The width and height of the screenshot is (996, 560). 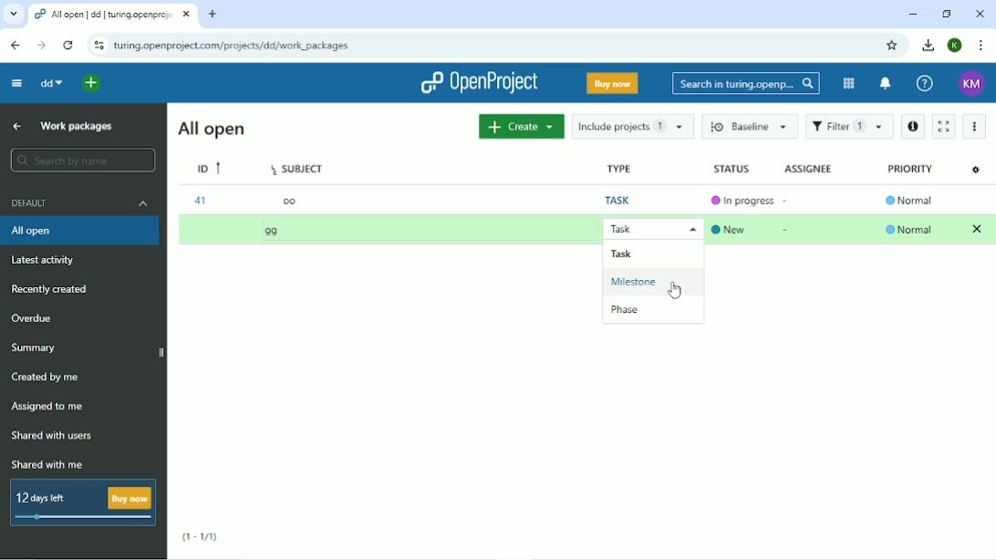 I want to click on K, so click(x=954, y=46).